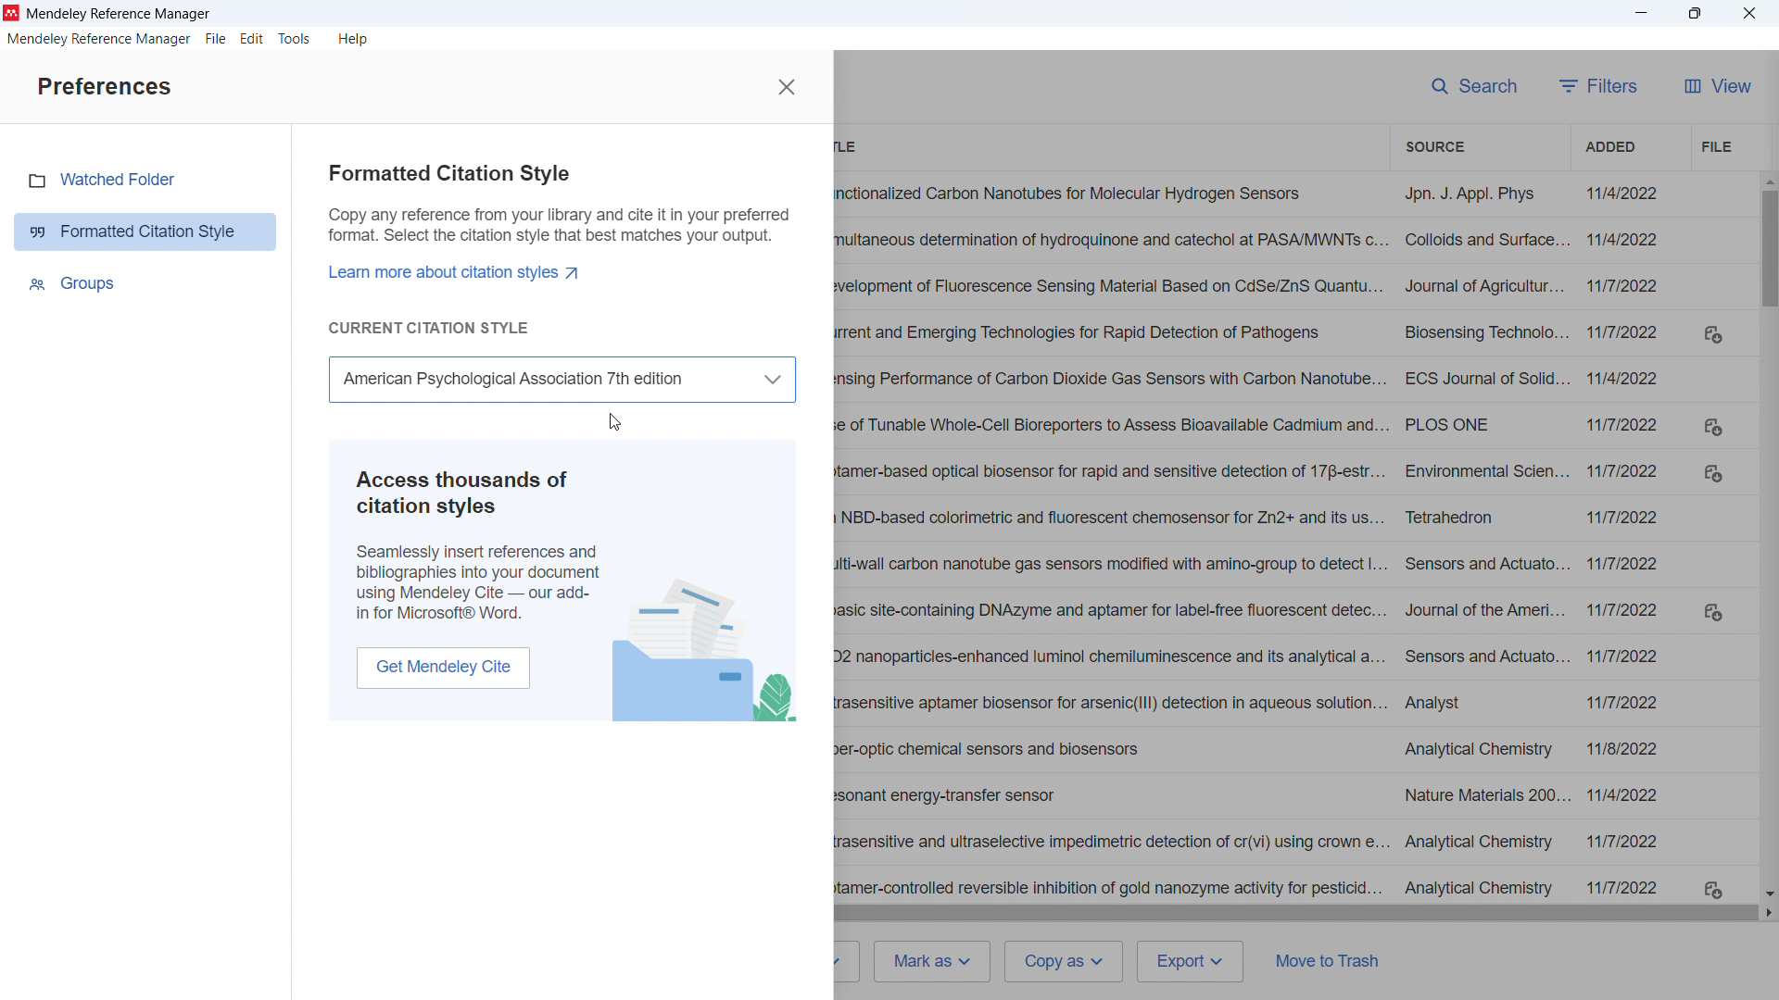  What do you see at coordinates (120, 180) in the screenshot?
I see `Watched folder ` at bounding box center [120, 180].